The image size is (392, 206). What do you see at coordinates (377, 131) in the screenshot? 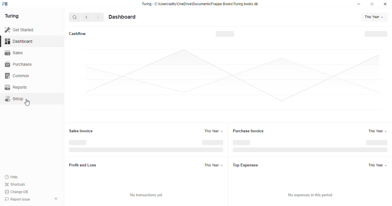
I see `This Year` at bounding box center [377, 131].